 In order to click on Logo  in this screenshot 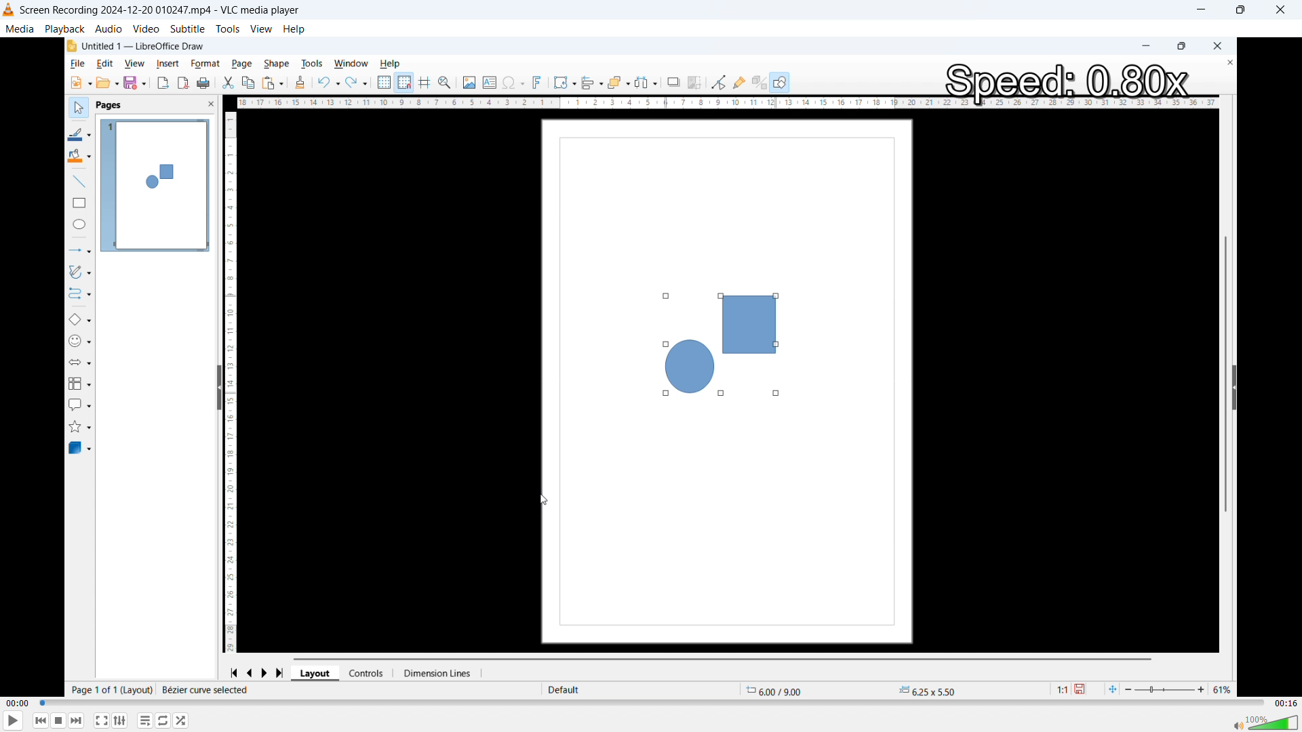, I will do `click(8, 10)`.